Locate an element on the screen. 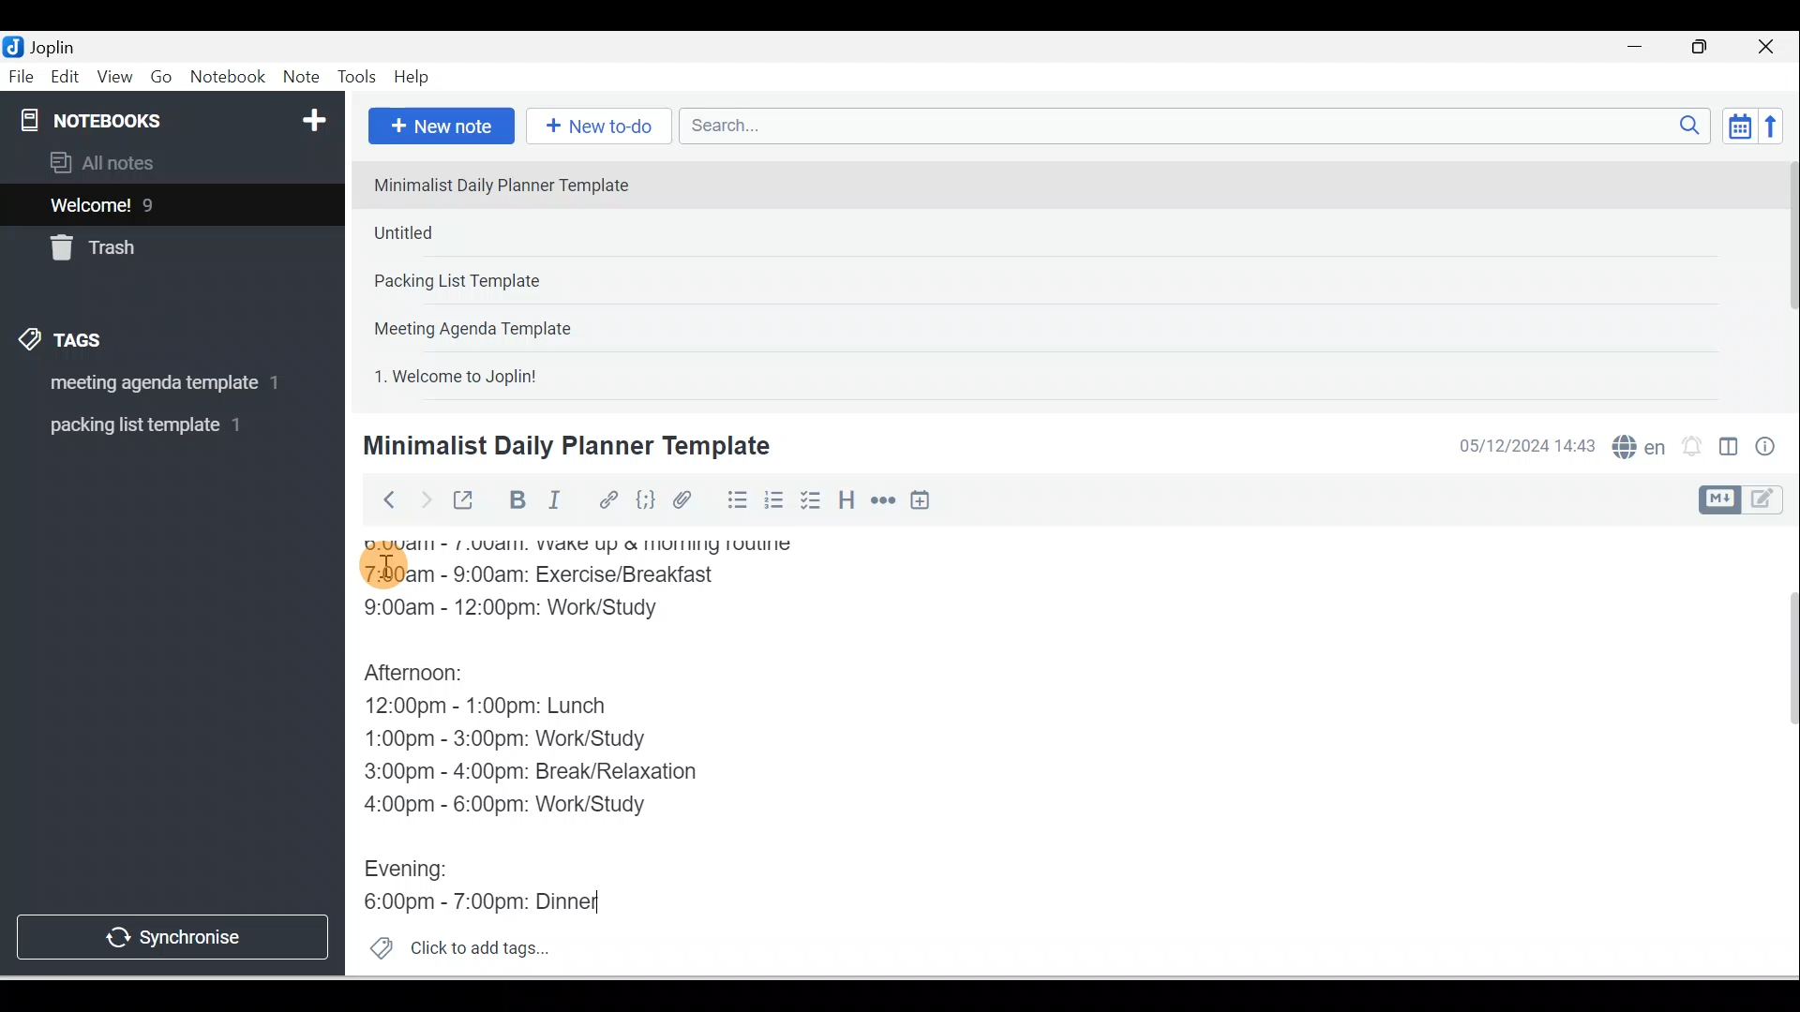  Afternoon: is located at coordinates (431, 674).